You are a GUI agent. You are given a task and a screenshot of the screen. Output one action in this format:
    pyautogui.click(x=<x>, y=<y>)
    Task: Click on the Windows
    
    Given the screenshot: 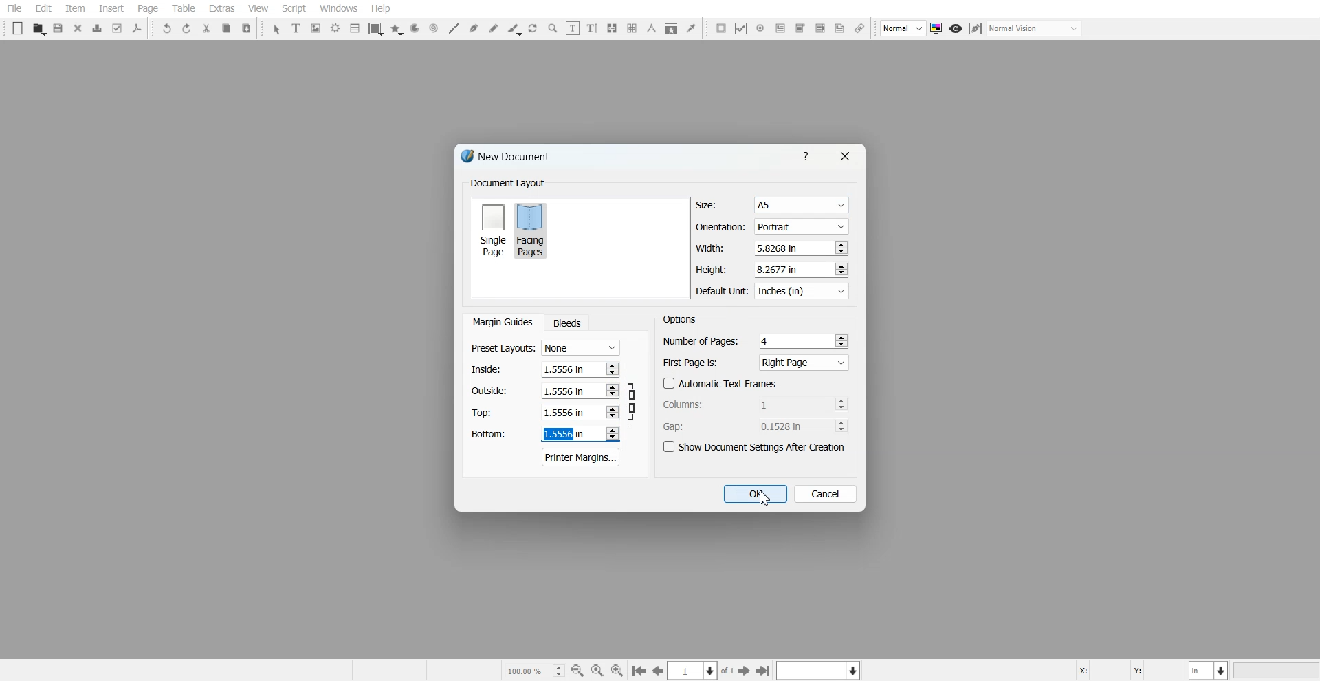 What is the action you would take?
    pyautogui.click(x=339, y=8)
    